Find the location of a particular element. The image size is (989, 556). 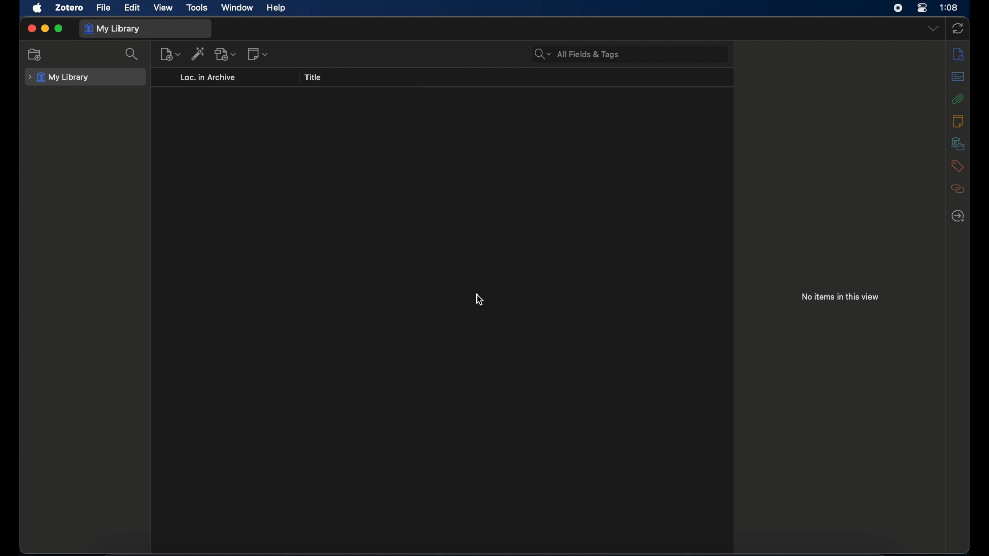

add attachments is located at coordinates (226, 54).